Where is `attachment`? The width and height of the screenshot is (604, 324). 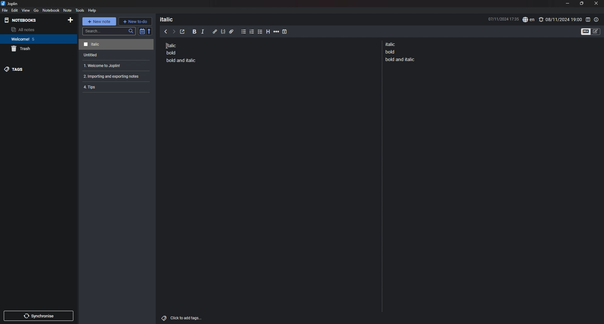
attachment is located at coordinates (232, 32).